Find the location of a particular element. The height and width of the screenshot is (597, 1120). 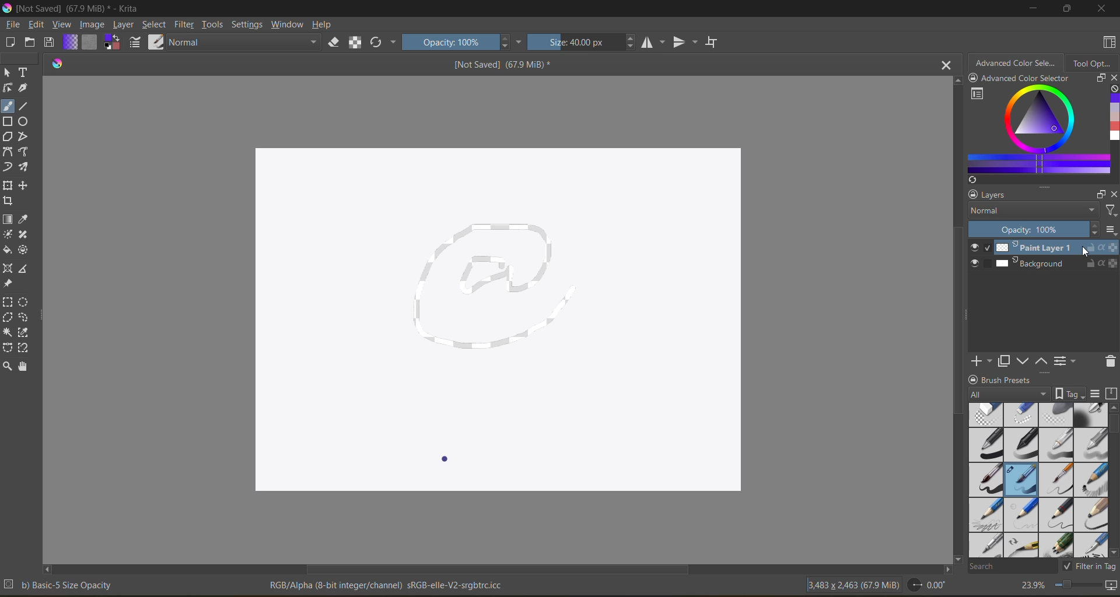

pencil is located at coordinates (1093, 514).